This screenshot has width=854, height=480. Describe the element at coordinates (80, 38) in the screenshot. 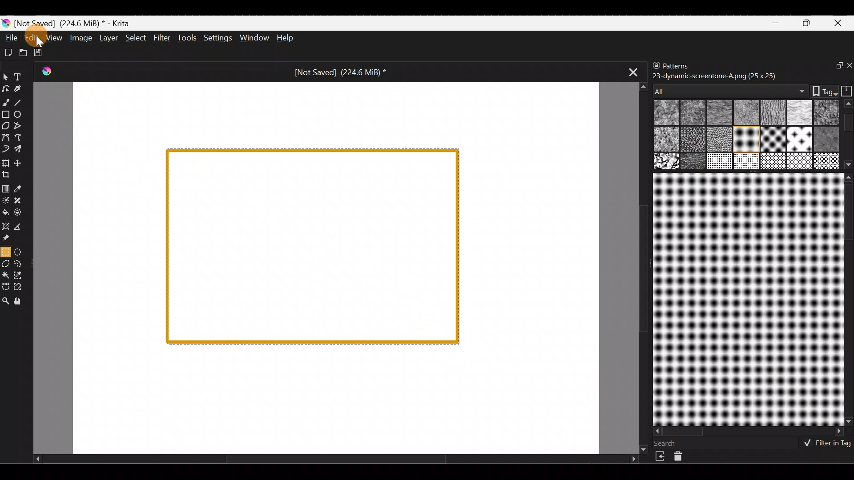

I see `Image` at that location.